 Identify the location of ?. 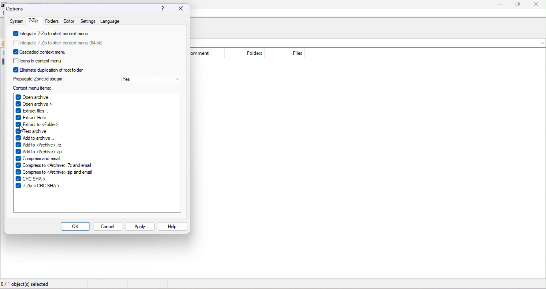
(161, 10).